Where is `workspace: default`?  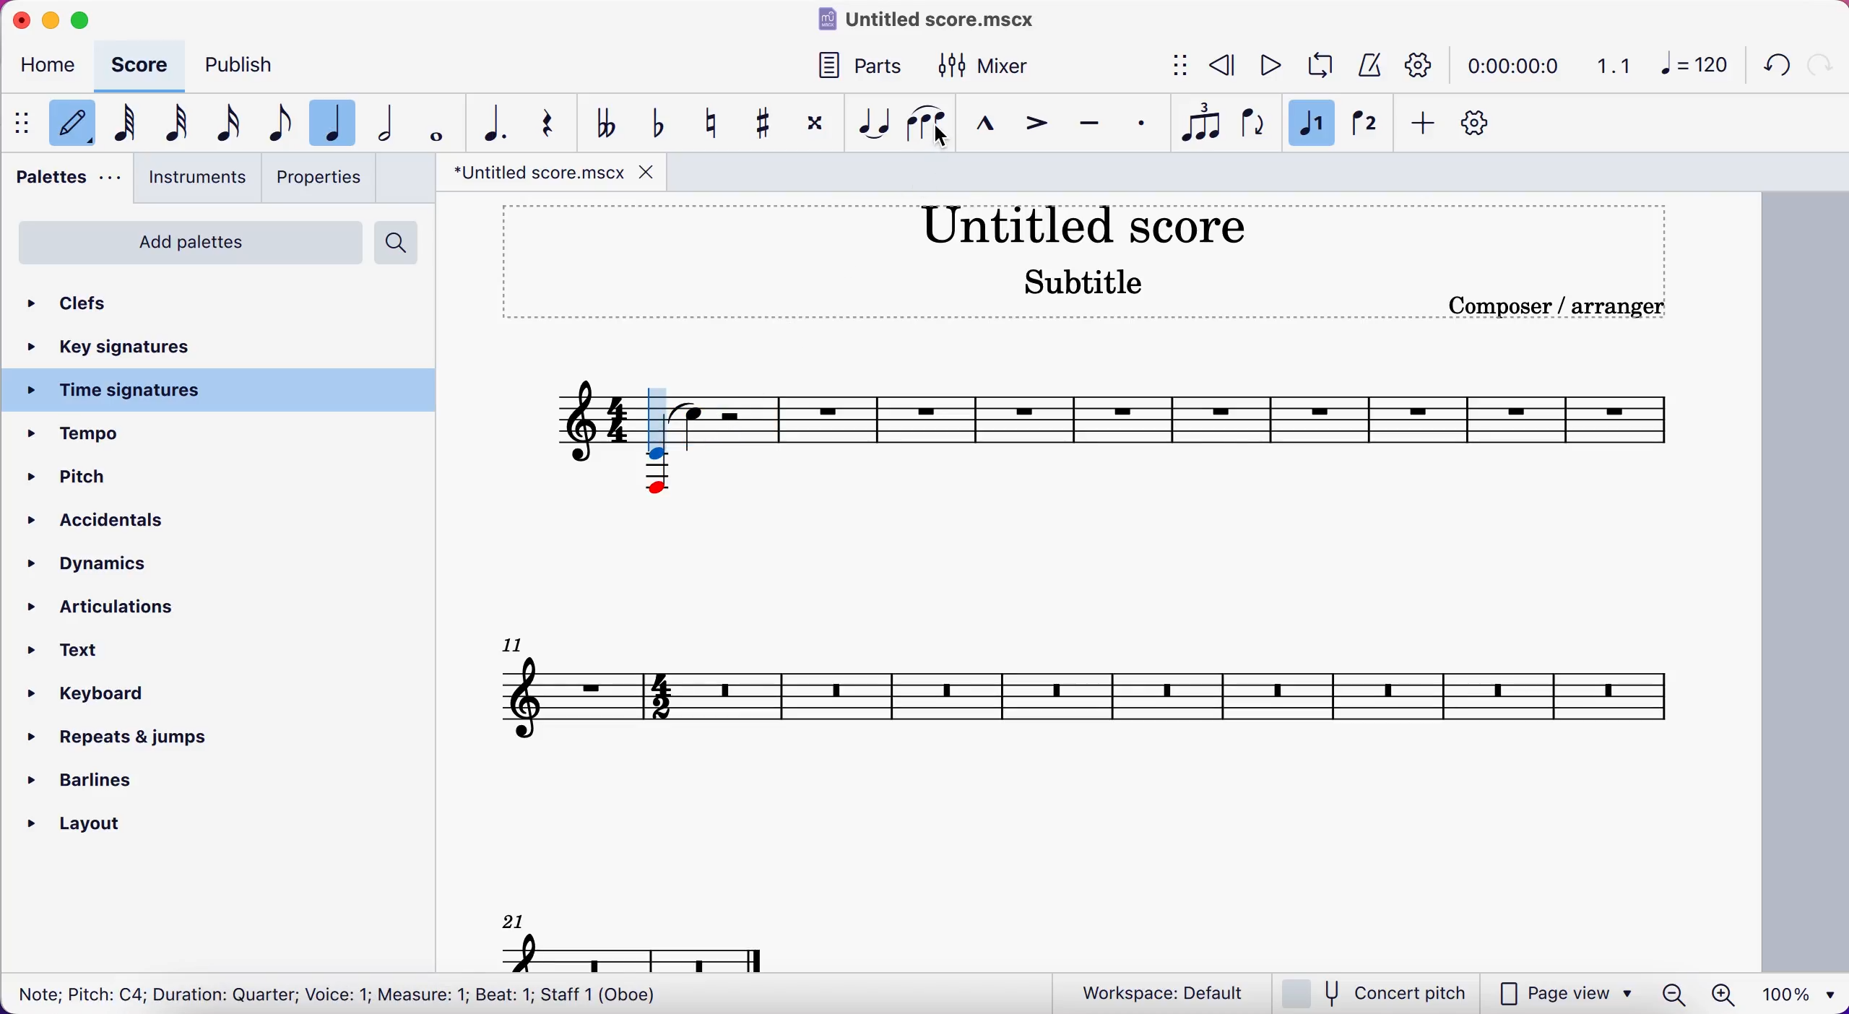 workspace: default is located at coordinates (1154, 992).